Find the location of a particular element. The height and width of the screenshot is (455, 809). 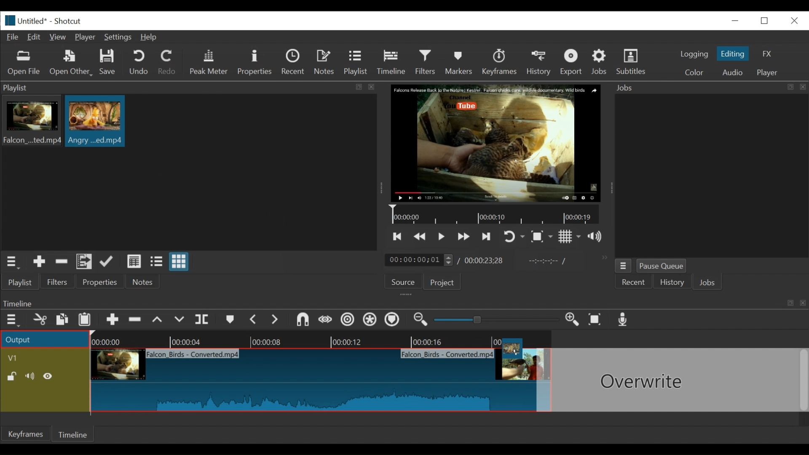

Paste is located at coordinates (88, 321).